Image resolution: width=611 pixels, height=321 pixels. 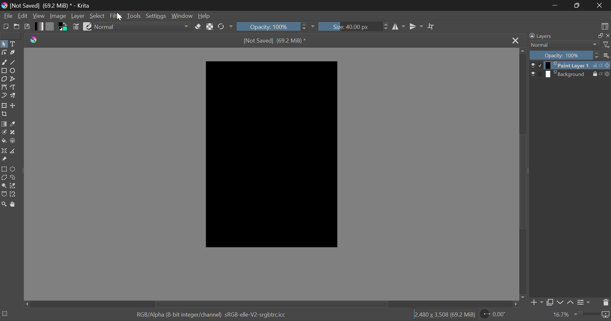 I want to click on Edit Shapes, so click(x=4, y=54).